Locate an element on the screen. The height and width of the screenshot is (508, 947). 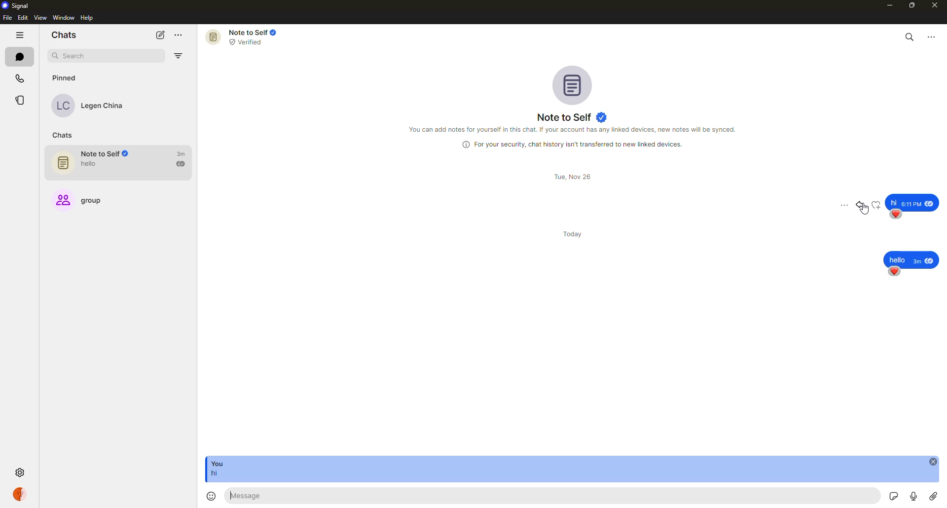
search is located at coordinates (910, 36).